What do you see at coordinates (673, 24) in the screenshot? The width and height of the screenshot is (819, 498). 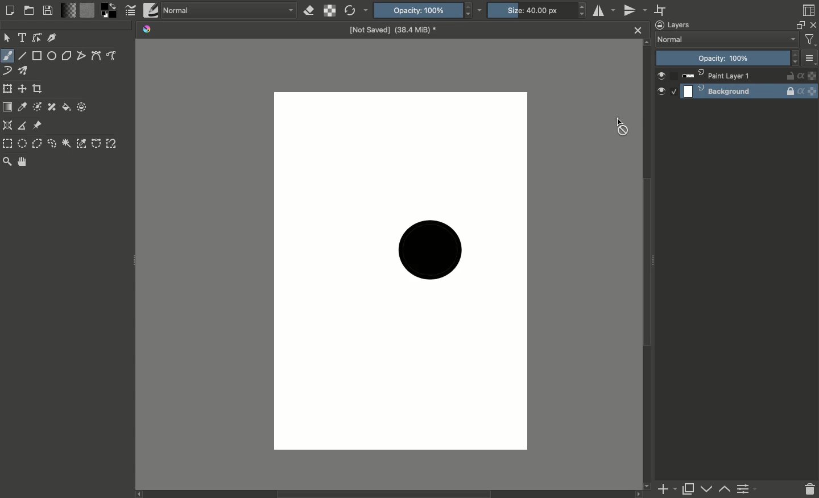 I see `Layers` at bounding box center [673, 24].